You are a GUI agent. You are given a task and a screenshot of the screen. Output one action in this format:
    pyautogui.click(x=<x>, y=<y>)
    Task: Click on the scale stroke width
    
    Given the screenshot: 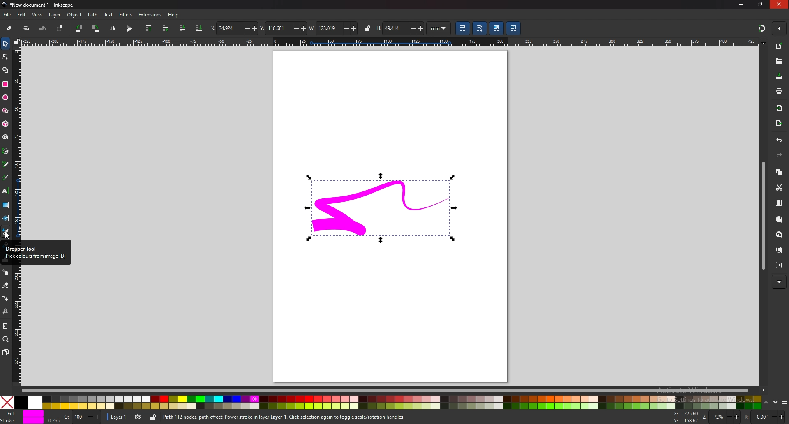 What is the action you would take?
    pyautogui.click(x=464, y=28)
    